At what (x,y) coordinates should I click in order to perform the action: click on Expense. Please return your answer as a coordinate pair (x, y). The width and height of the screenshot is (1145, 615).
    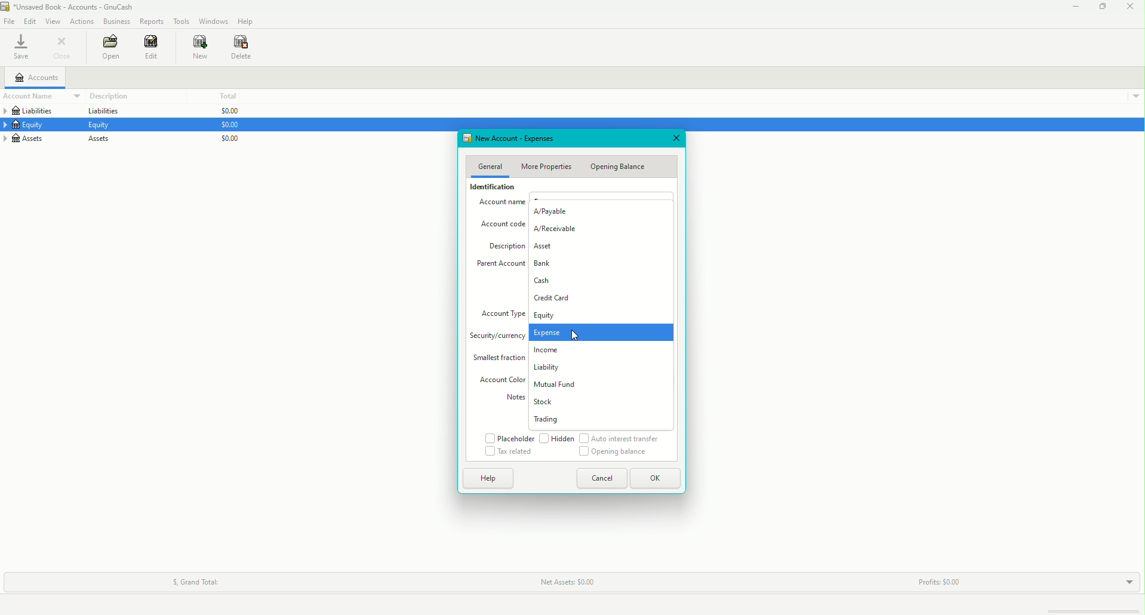
    Looking at the image, I should click on (565, 333).